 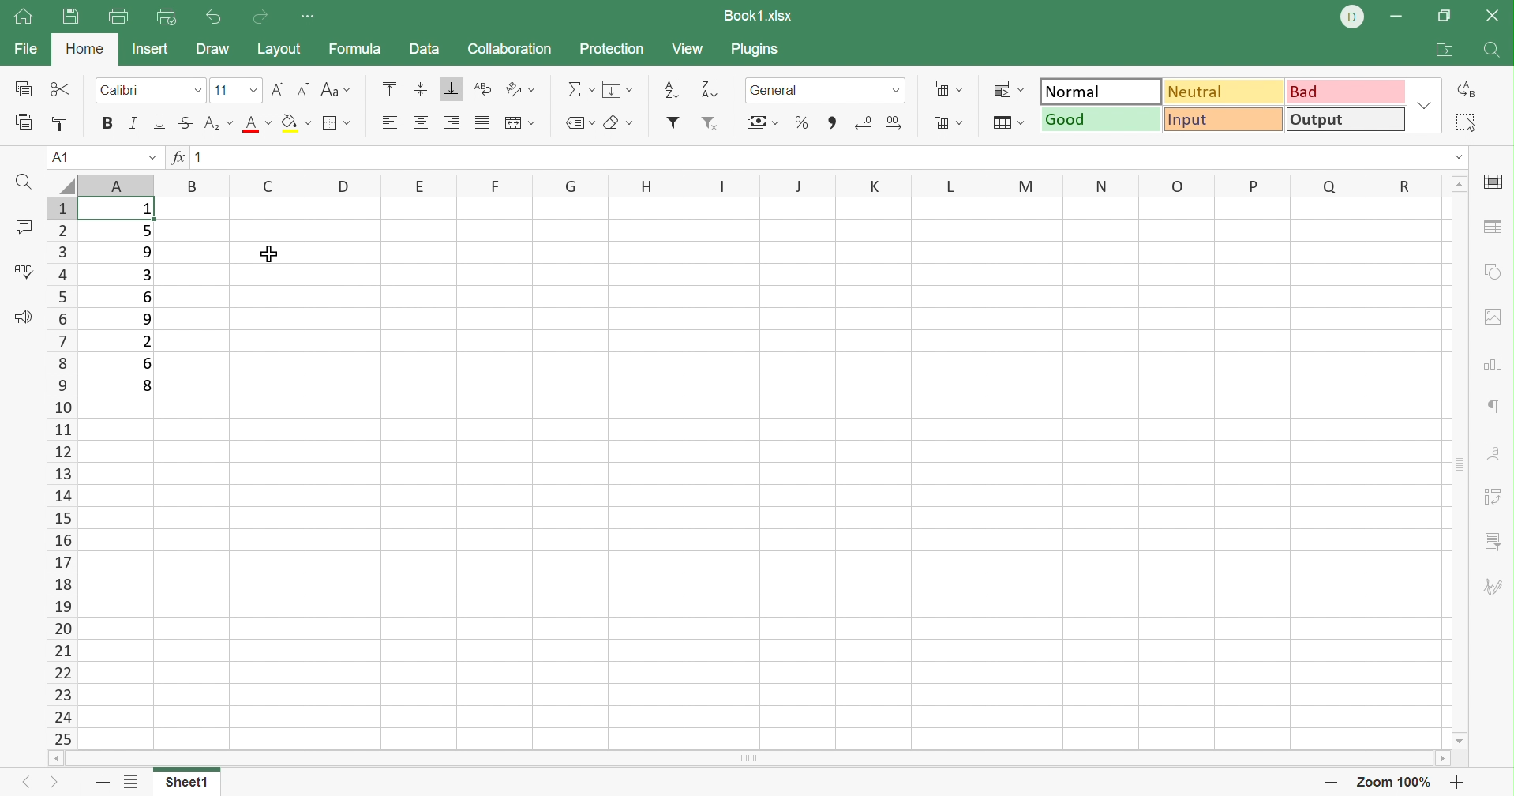 What do you see at coordinates (178, 160) in the screenshot?
I see `fx` at bounding box center [178, 160].